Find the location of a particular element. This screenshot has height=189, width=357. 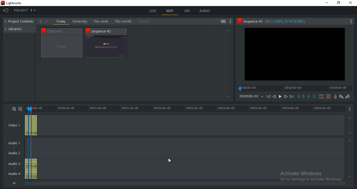

Bookmark icon is located at coordinates (88, 31).